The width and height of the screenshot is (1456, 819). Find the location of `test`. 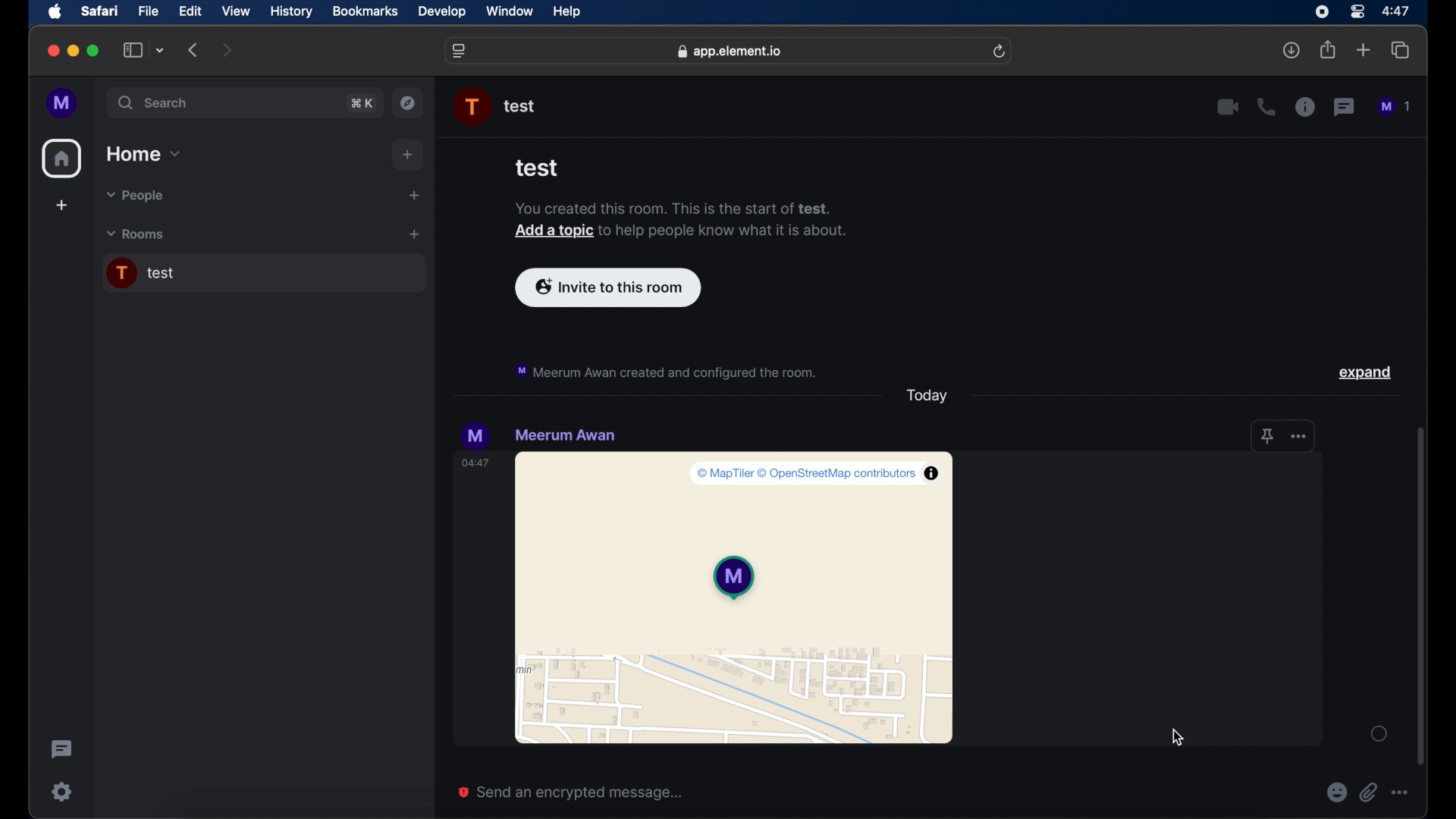

test is located at coordinates (542, 170).